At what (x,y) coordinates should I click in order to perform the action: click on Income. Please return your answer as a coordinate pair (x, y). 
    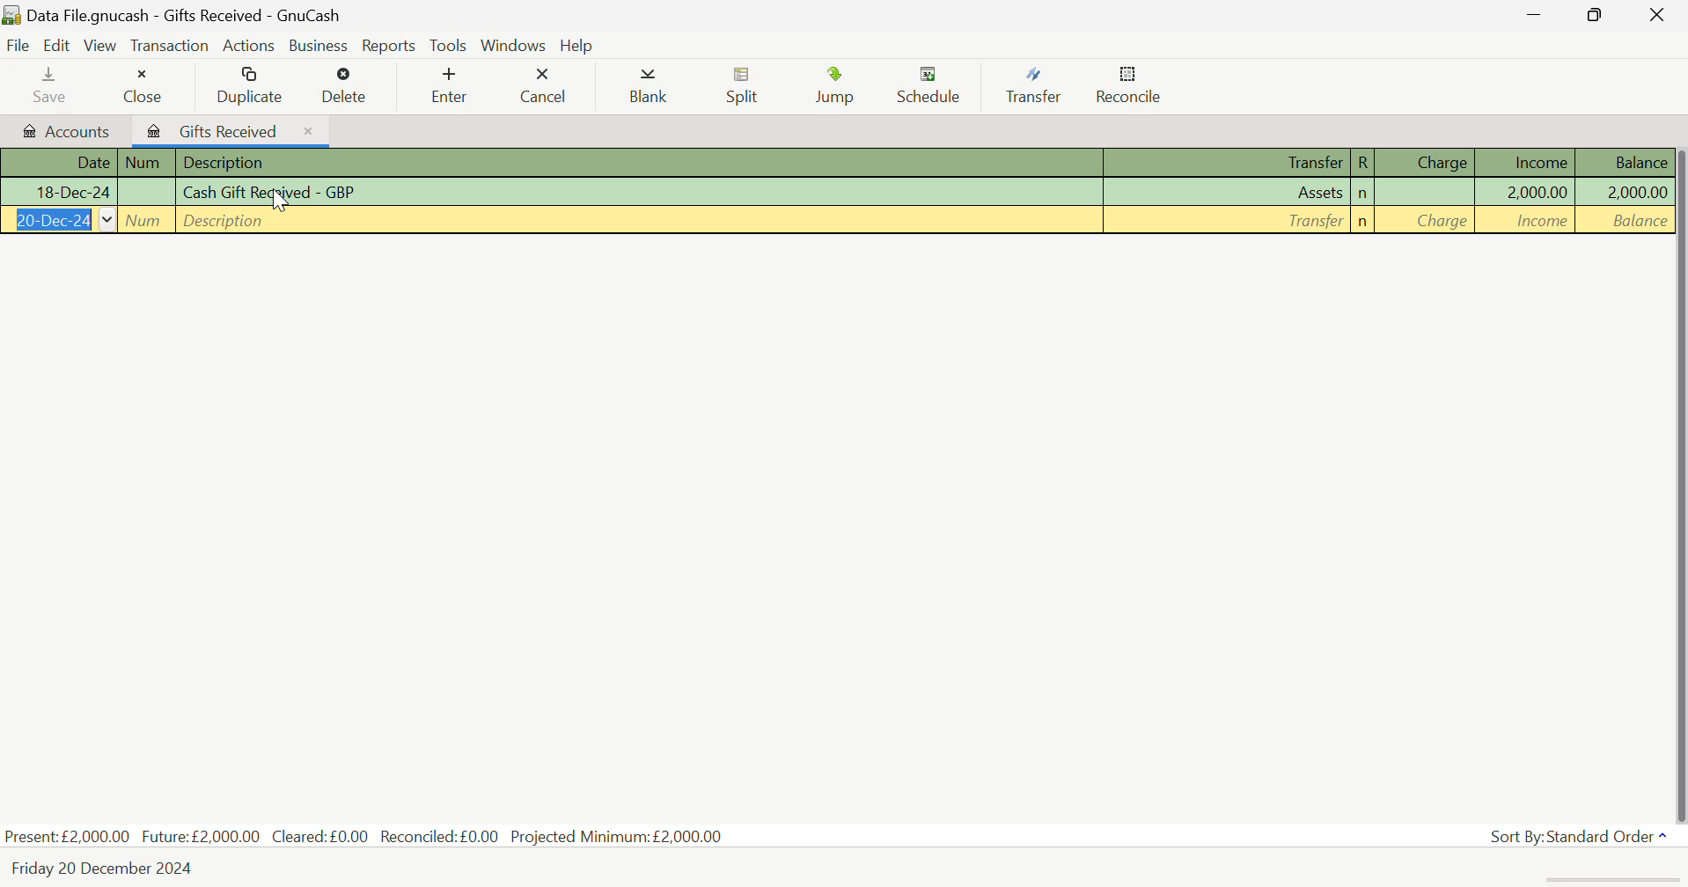
    Looking at the image, I should click on (1528, 162).